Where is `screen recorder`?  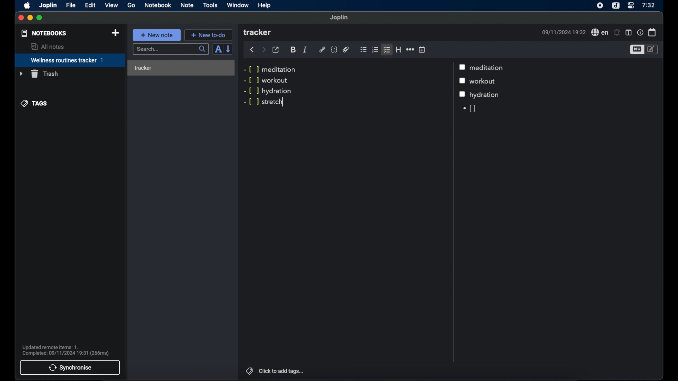
screen recorder is located at coordinates (600, 5).